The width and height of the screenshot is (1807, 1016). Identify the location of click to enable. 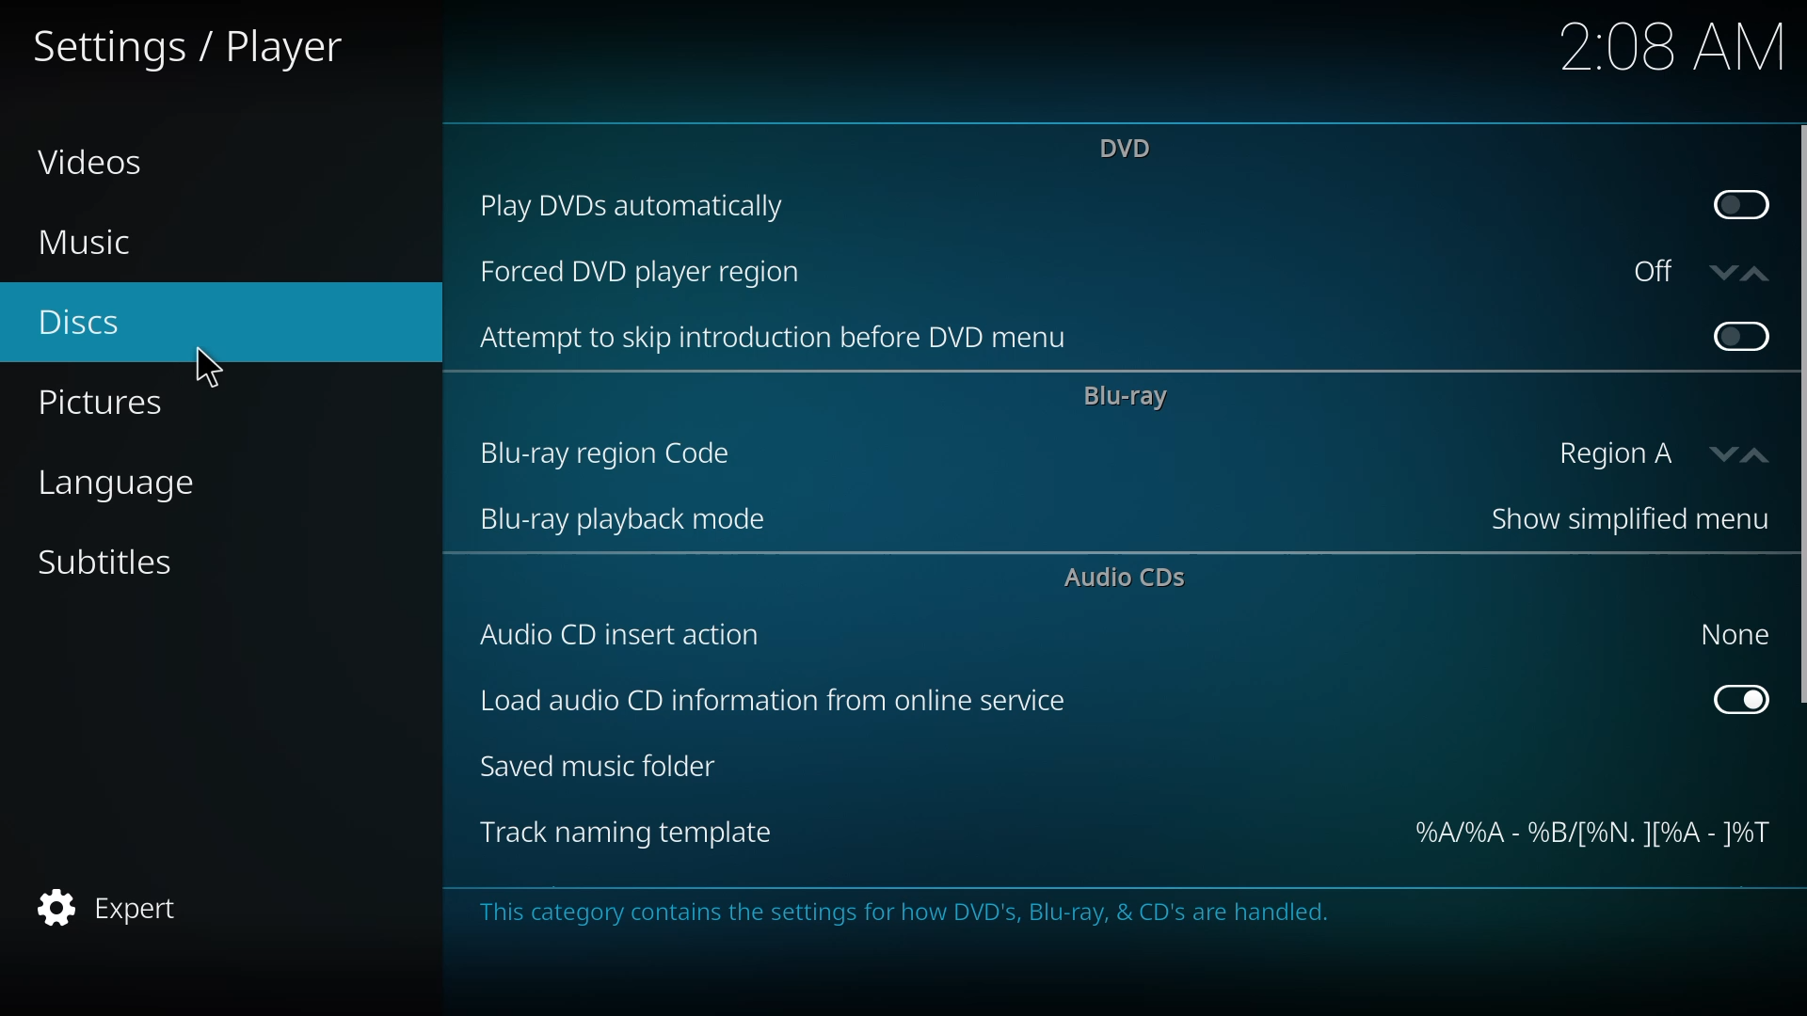
(1740, 201).